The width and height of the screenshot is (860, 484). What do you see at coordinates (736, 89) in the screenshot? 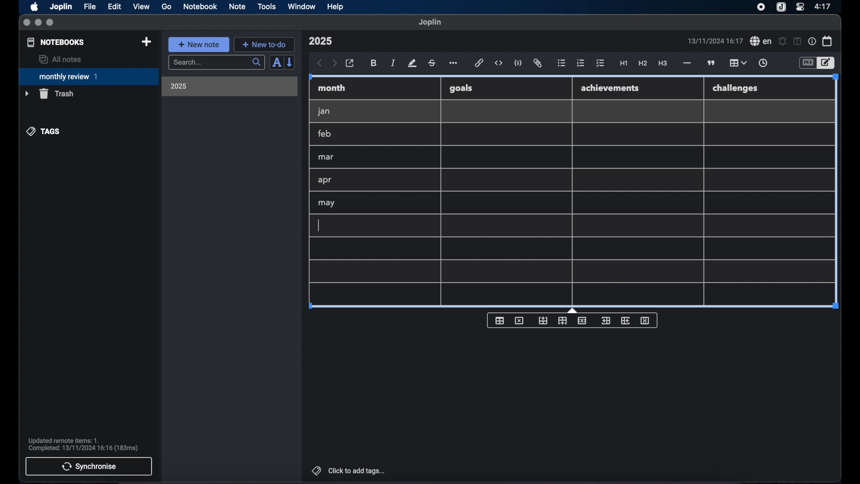
I see `challenges` at bounding box center [736, 89].